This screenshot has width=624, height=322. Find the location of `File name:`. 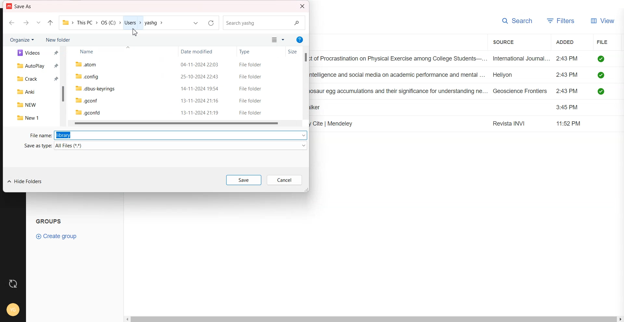

File name: is located at coordinates (40, 135).